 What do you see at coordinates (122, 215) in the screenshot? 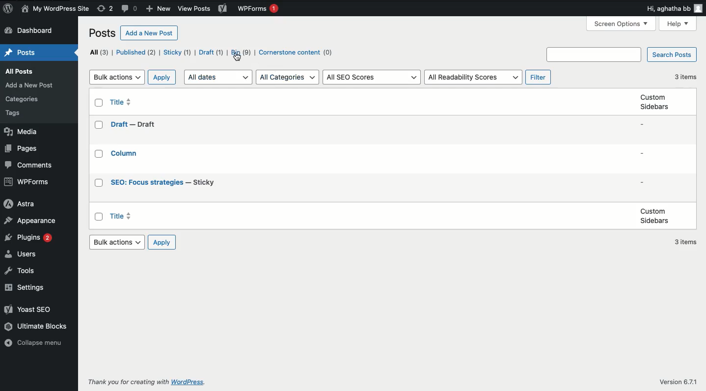
I see `Title` at bounding box center [122, 215].